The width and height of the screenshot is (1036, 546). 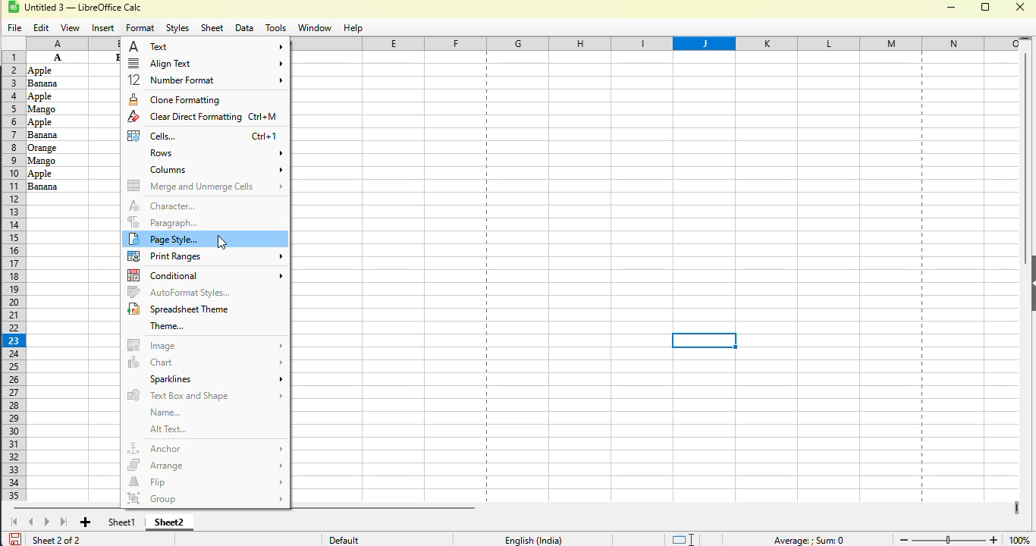 I want to click on , so click(x=56, y=186).